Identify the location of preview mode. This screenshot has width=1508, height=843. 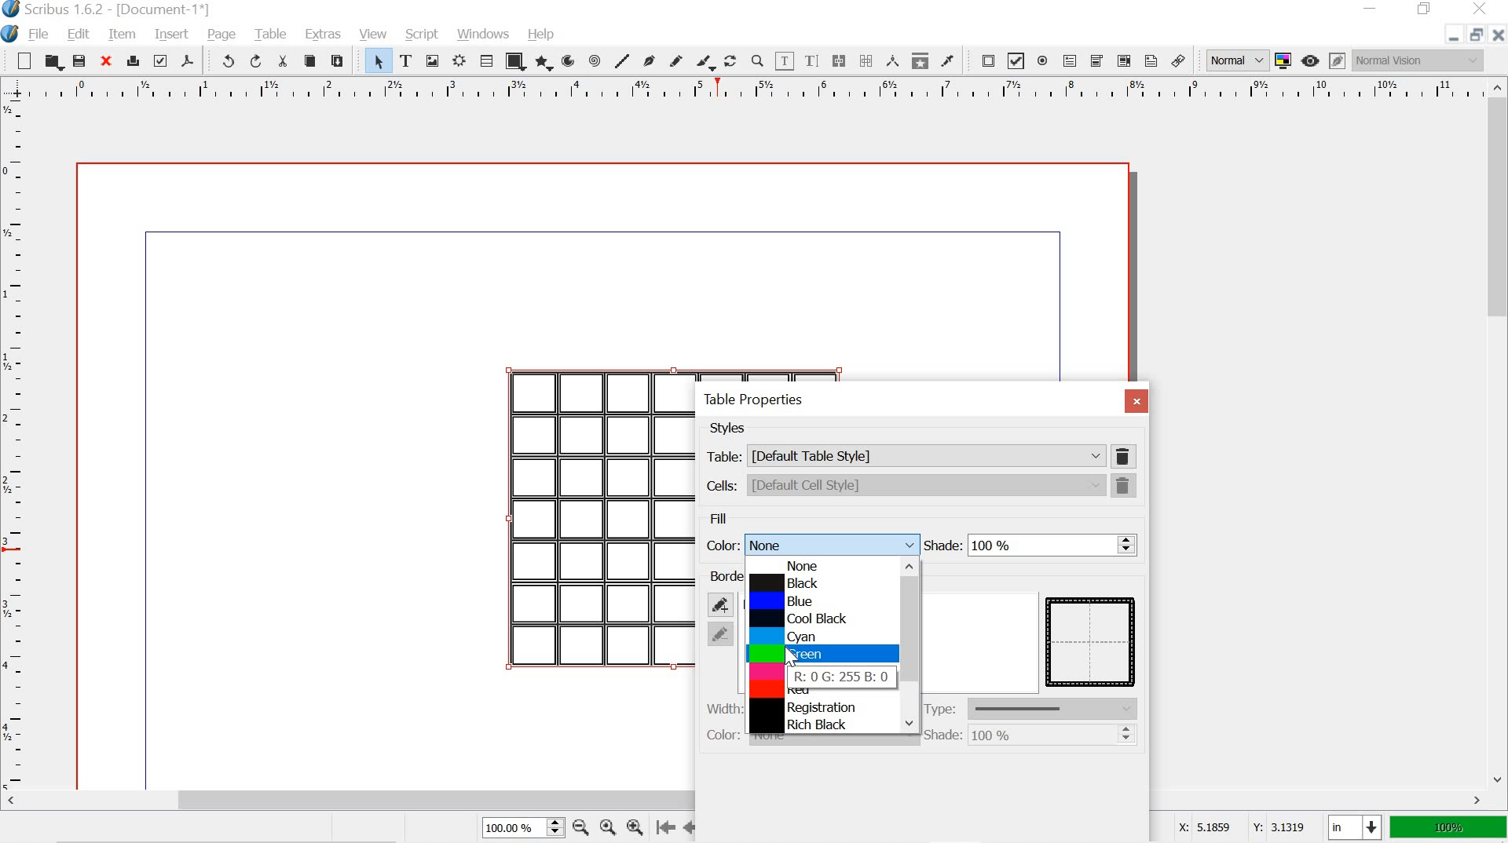
(1310, 61).